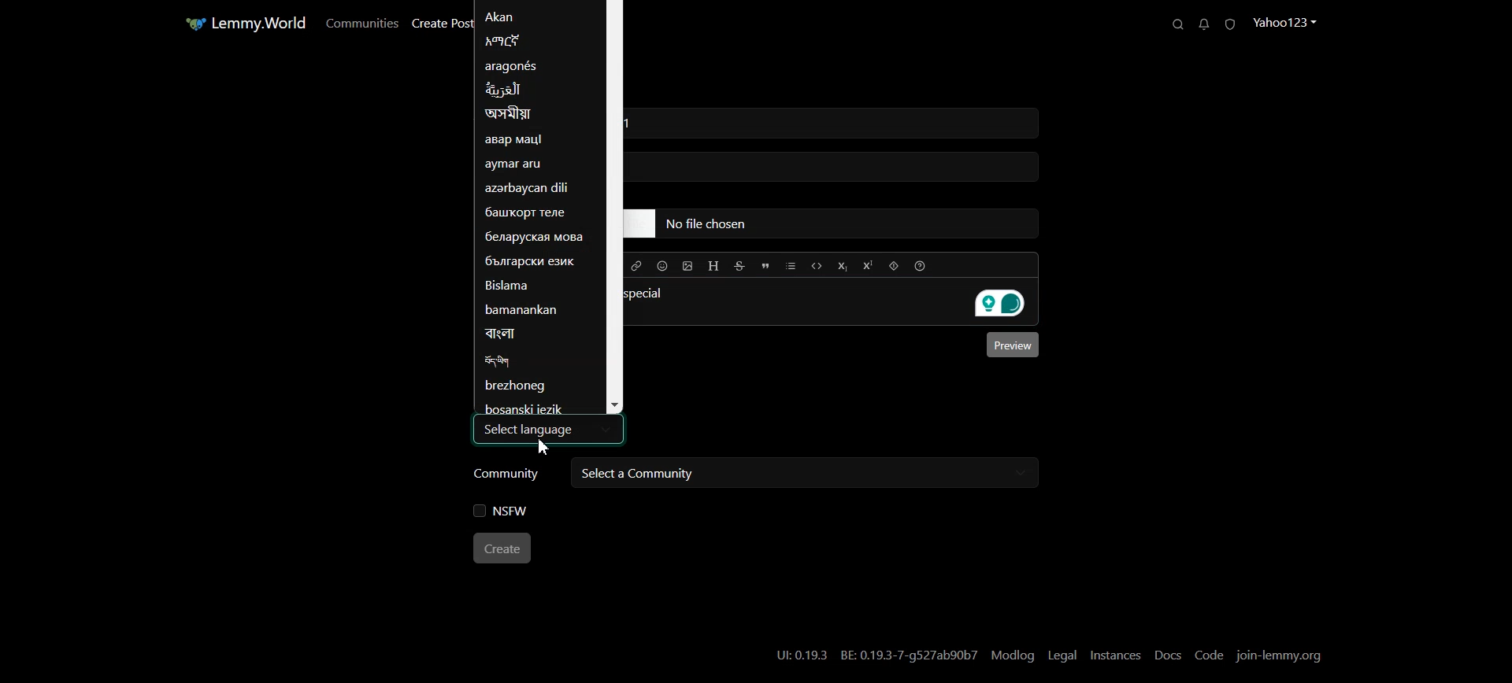 This screenshot has width=1512, height=683. Describe the element at coordinates (765, 267) in the screenshot. I see `Quote` at that location.